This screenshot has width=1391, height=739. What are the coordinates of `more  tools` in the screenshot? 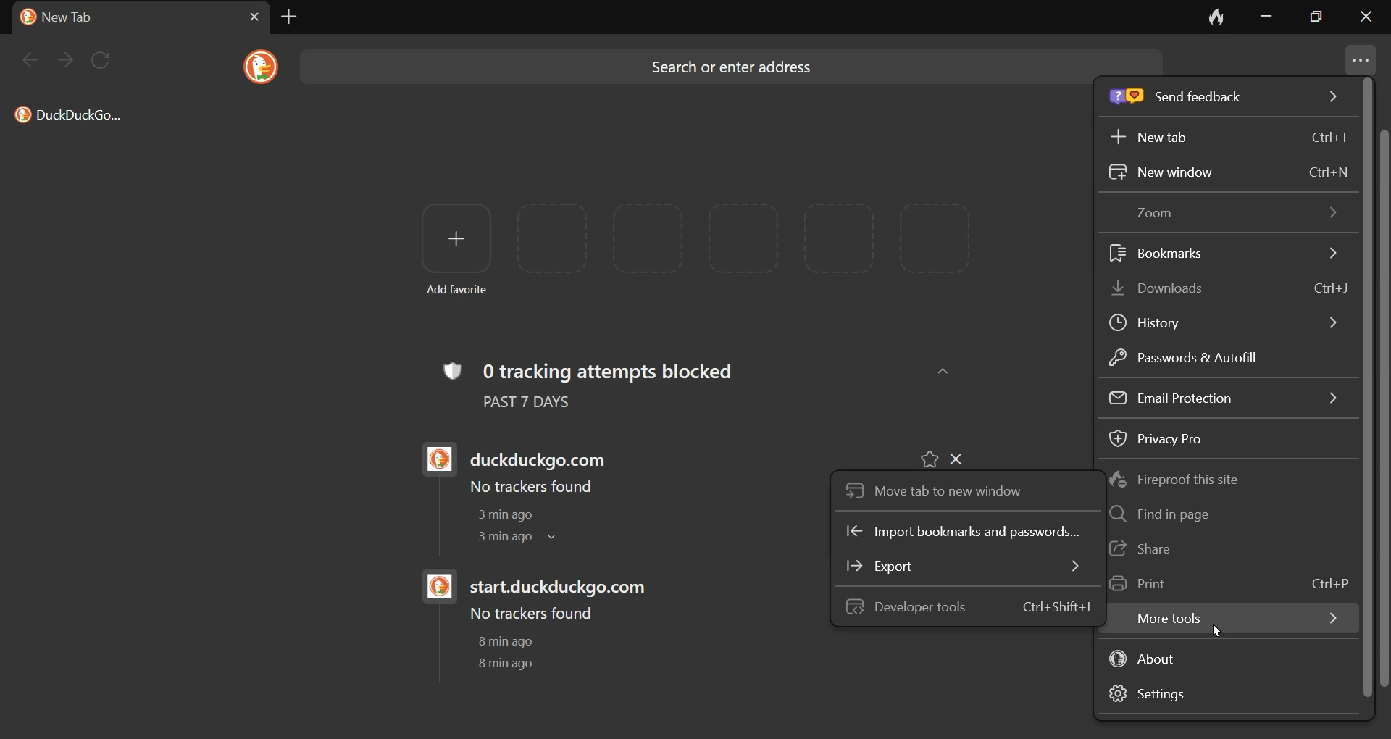 It's located at (1225, 619).